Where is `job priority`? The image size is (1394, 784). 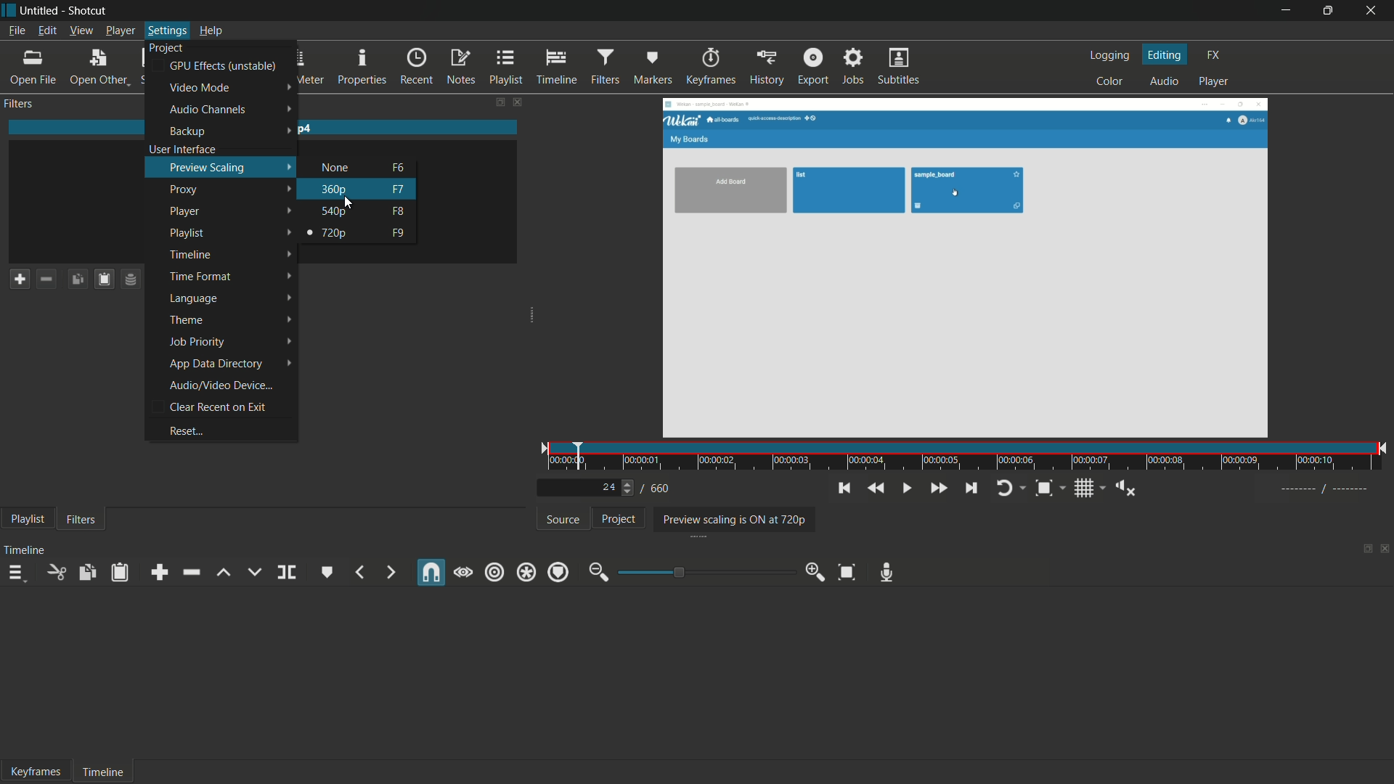
job priority is located at coordinates (195, 342).